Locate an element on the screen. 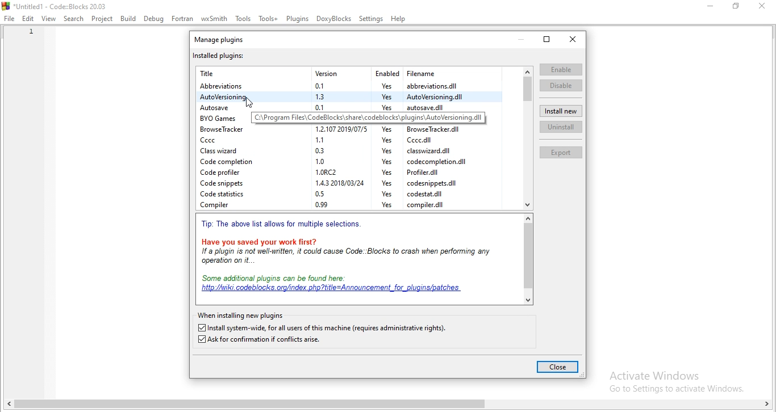 This screenshot has height=412, width=776. Abbreviations 0.1 Yes abbreviations.dll is located at coordinates (343, 86).